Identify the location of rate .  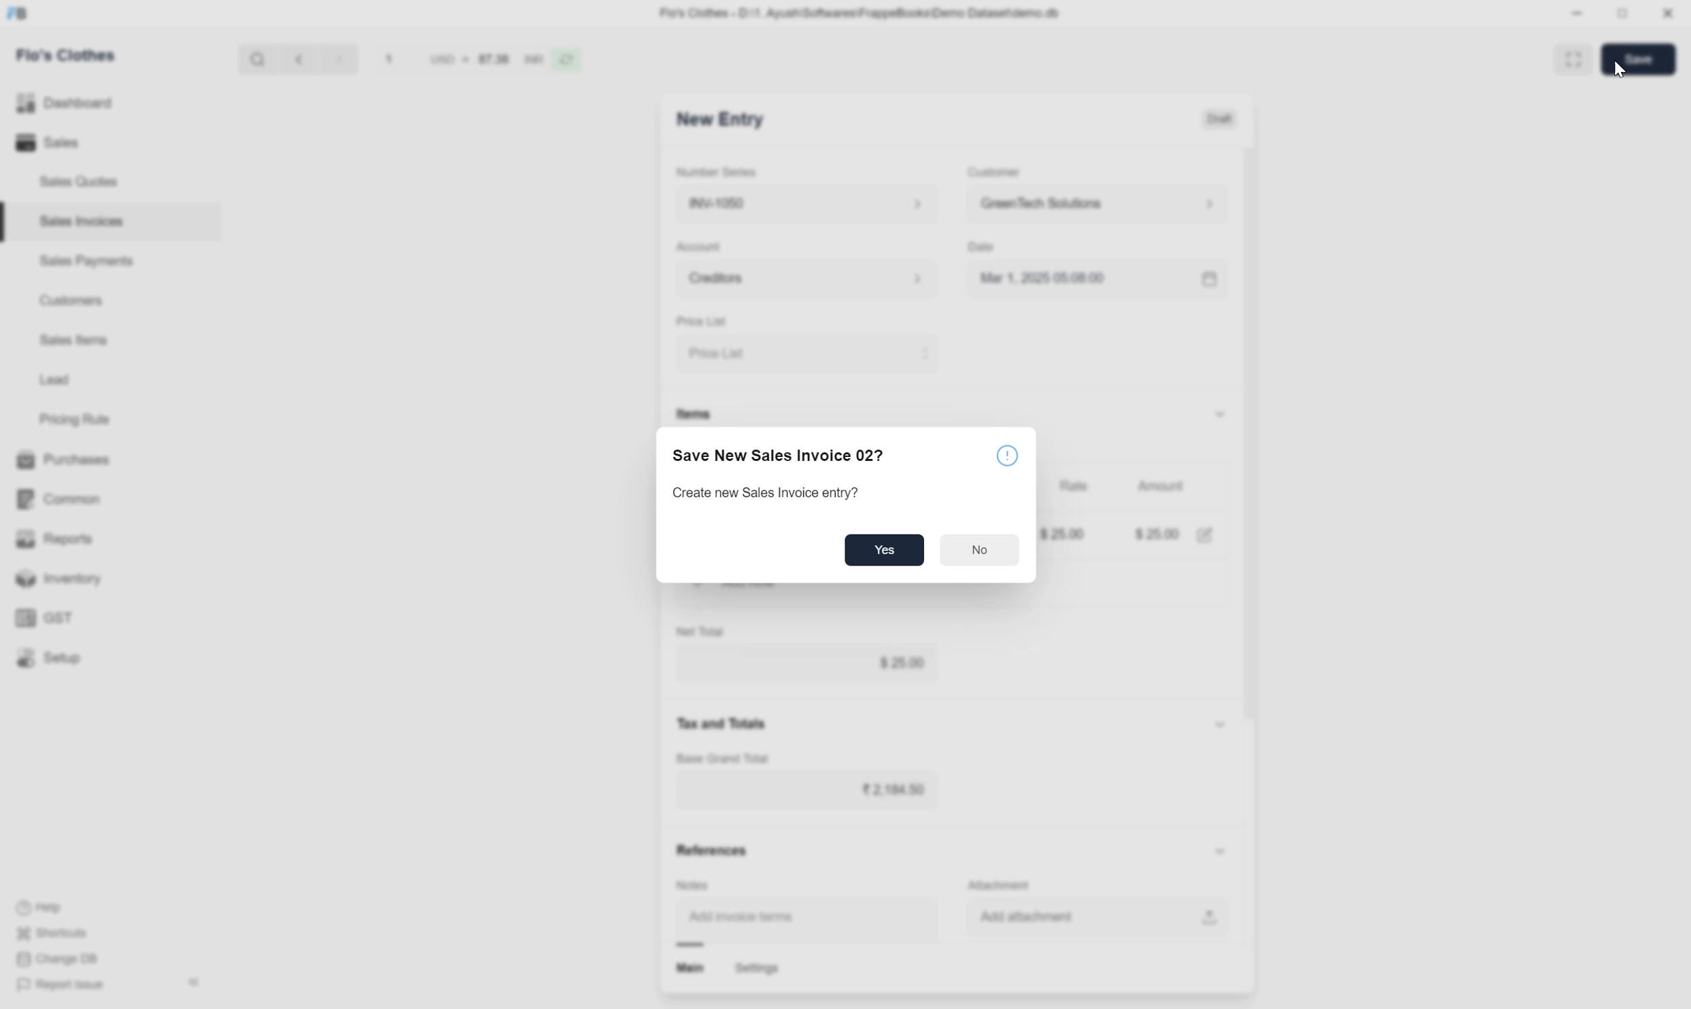
(1063, 533).